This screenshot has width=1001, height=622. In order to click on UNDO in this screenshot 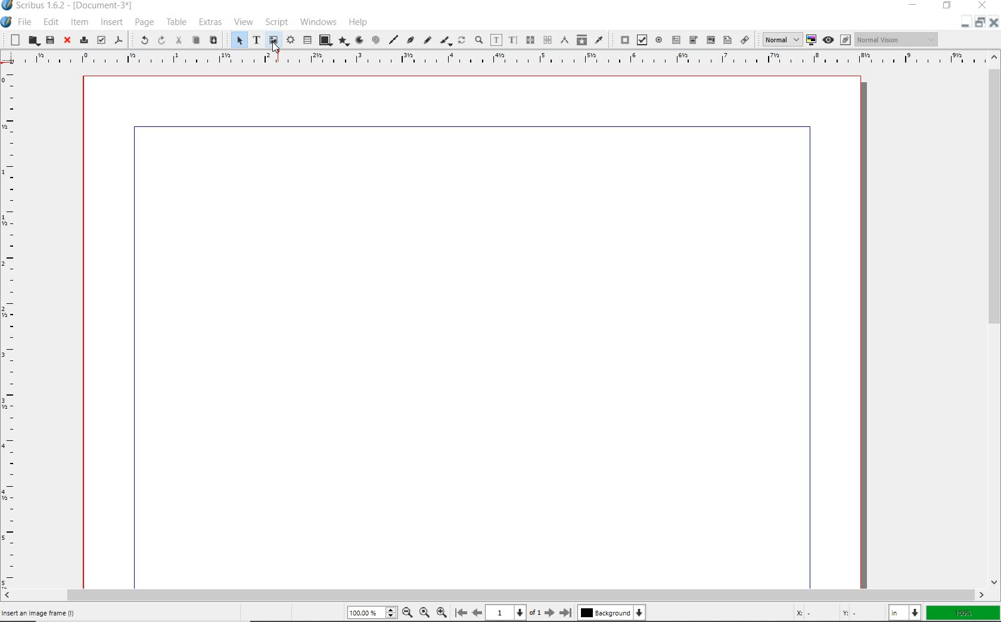, I will do `click(142, 39)`.